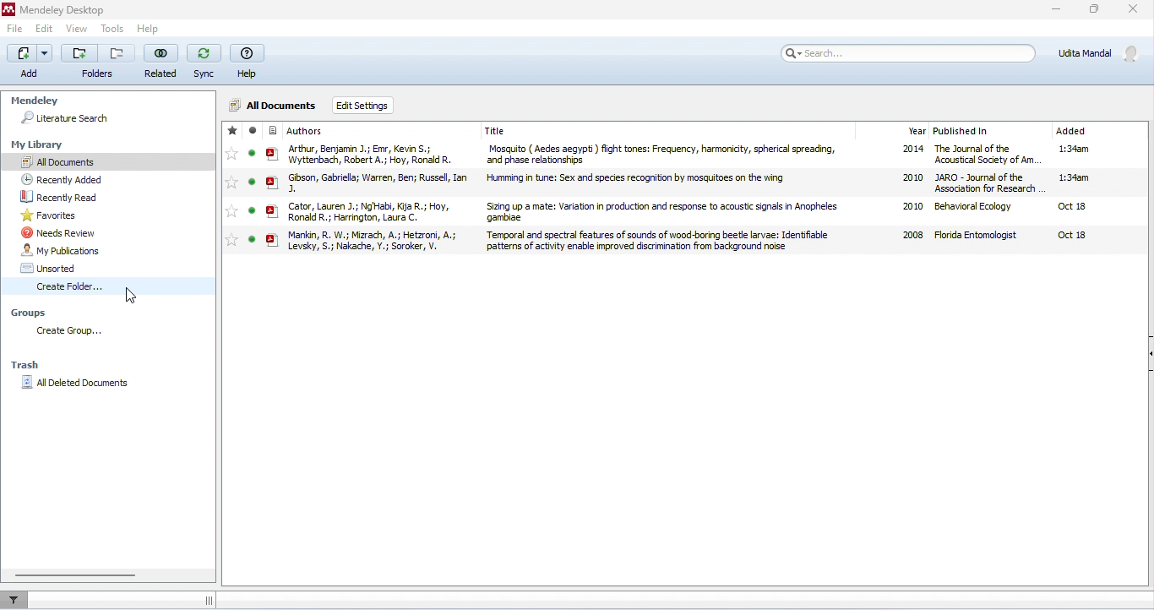  I want to click on mark as read, so click(251, 239).